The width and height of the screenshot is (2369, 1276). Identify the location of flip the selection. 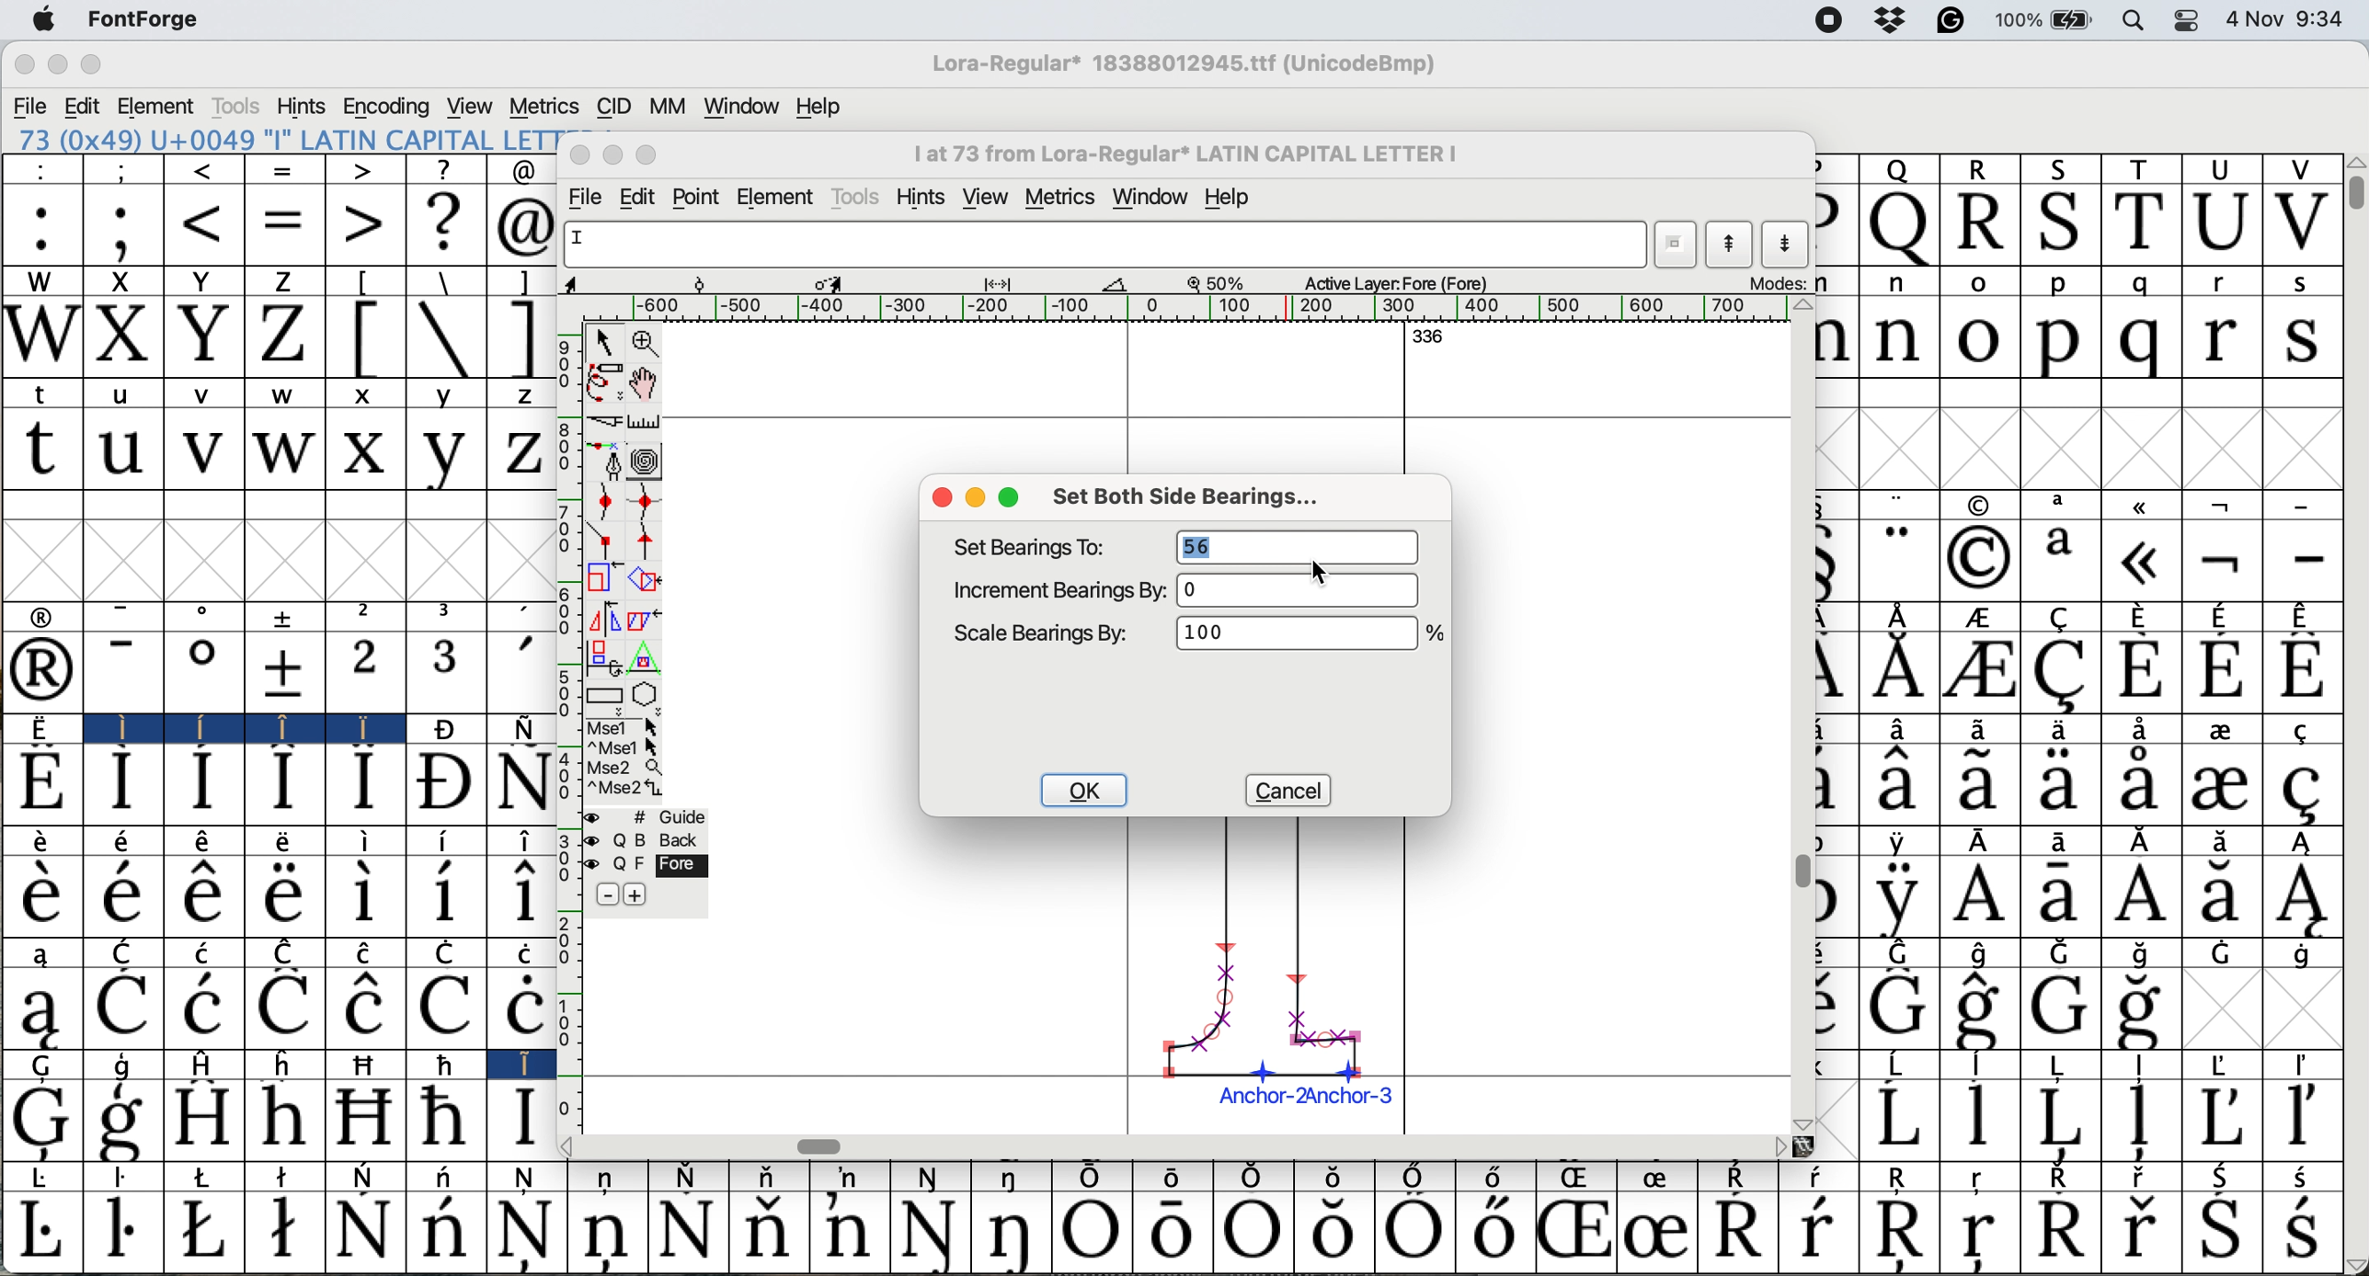
(601, 617).